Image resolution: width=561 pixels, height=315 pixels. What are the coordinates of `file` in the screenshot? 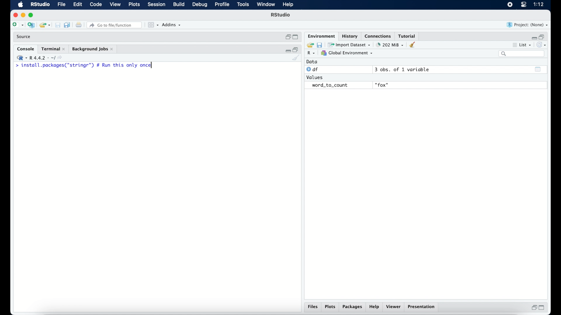 It's located at (62, 5).